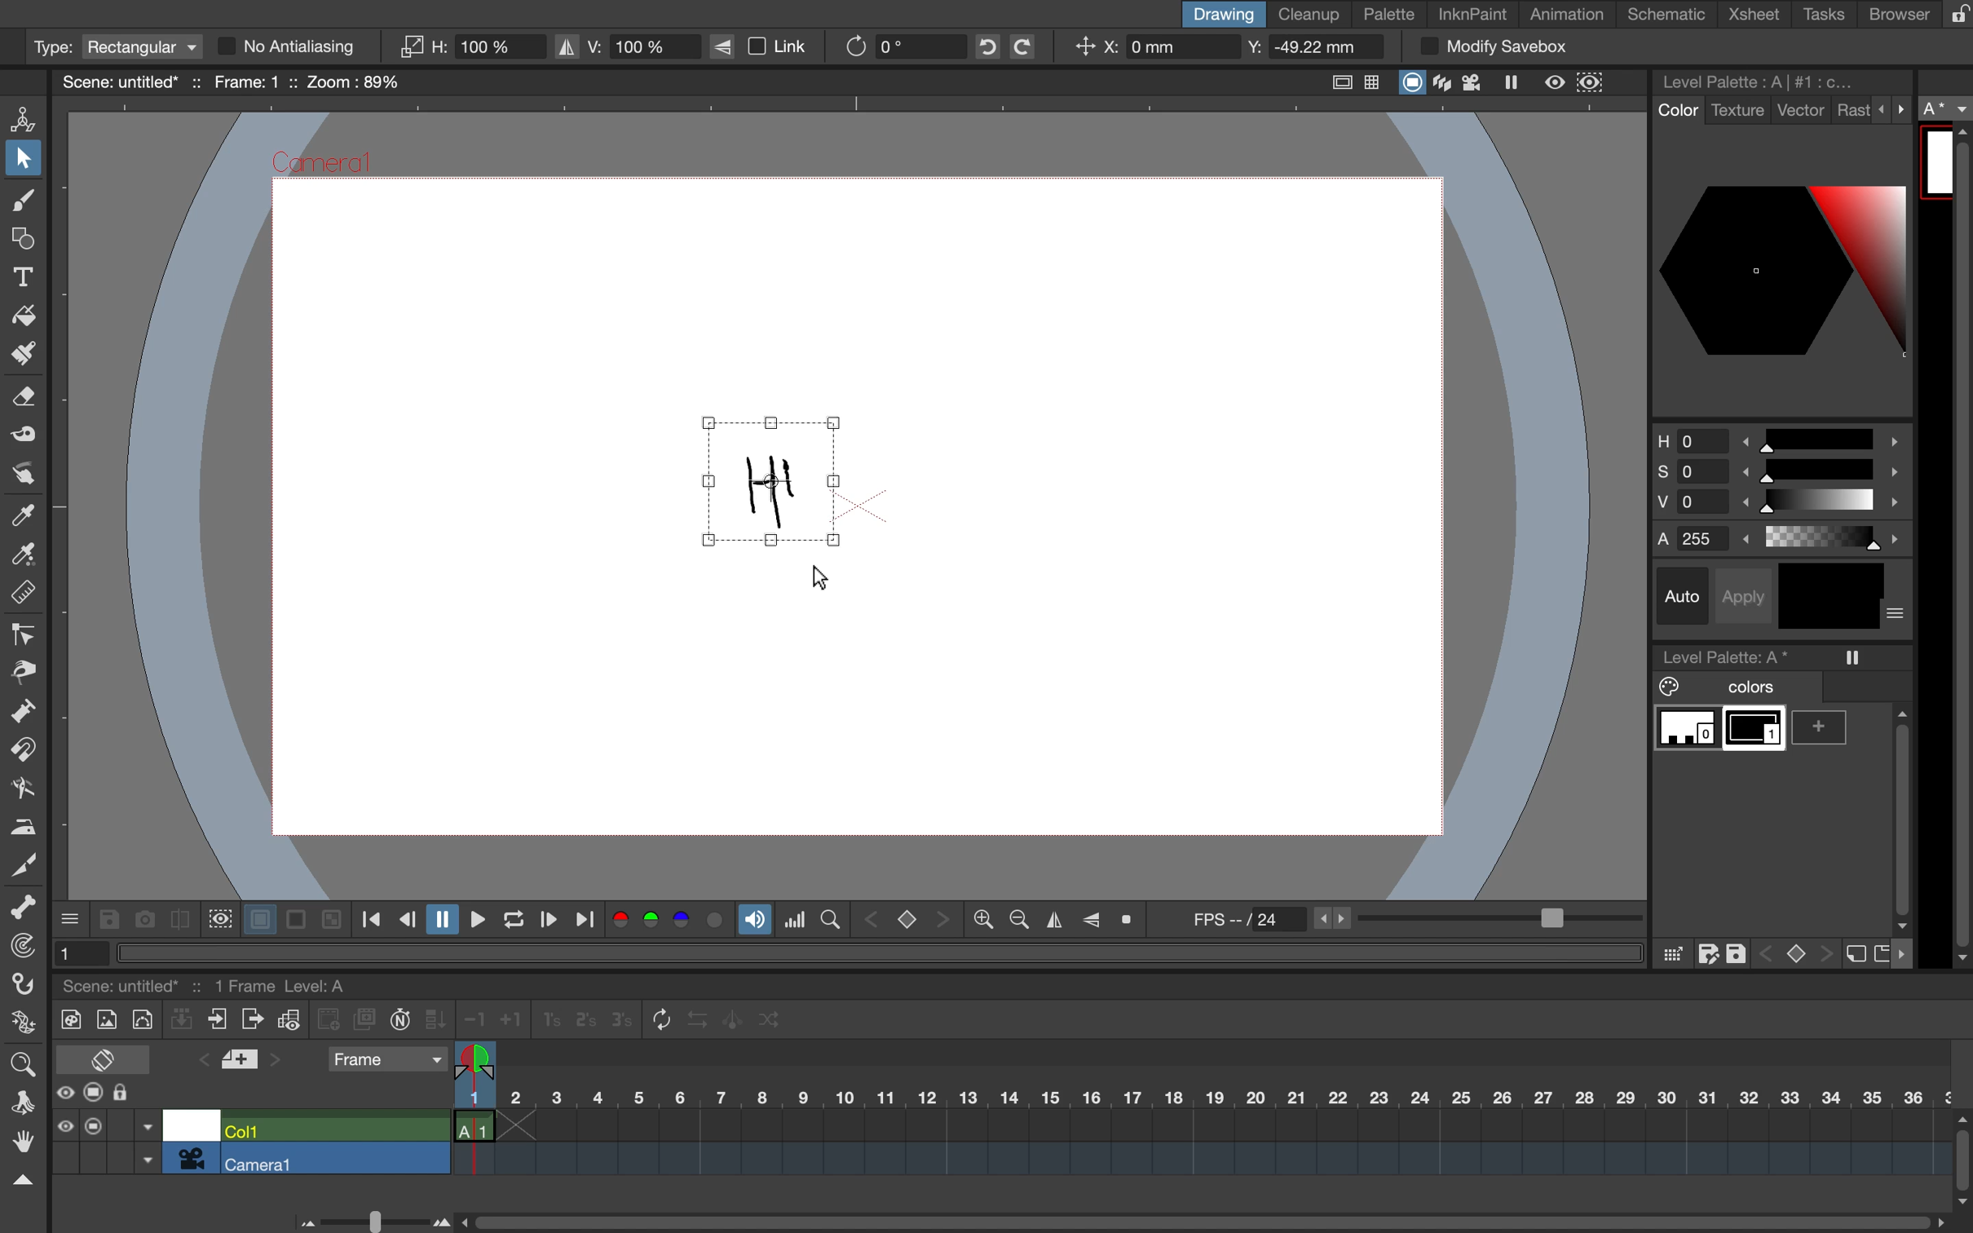  Describe the element at coordinates (771, 1023) in the screenshot. I see `random` at that location.